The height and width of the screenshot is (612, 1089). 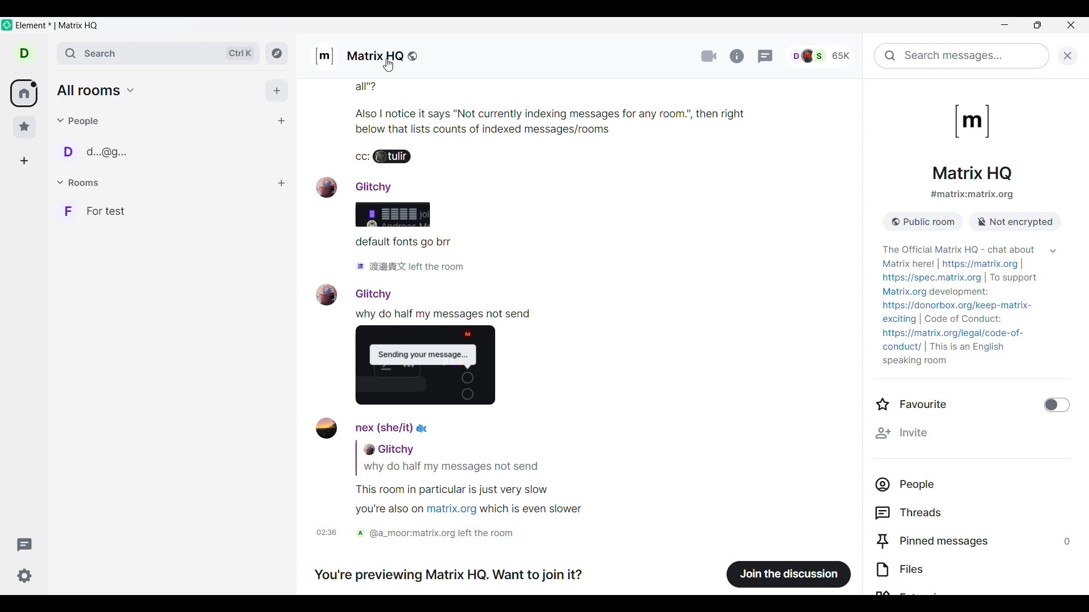 What do you see at coordinates (959, 301) in the screenshot?
I see `The official Matrix HQ - chat about Matrix here! | https://matrix.org | https://spec.matrix.org development: https://donorbox.org/keep-matrix-exciting | Code of Conduct: https://matrix.org/legal/code-of-conduct/| This is an English speaking room` at bounding box center [959, 301].